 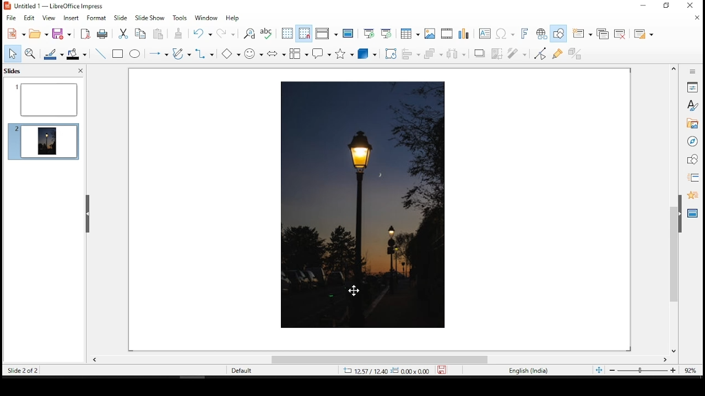 I want to click on toggle point edit mode, so click(x=540, y=55).